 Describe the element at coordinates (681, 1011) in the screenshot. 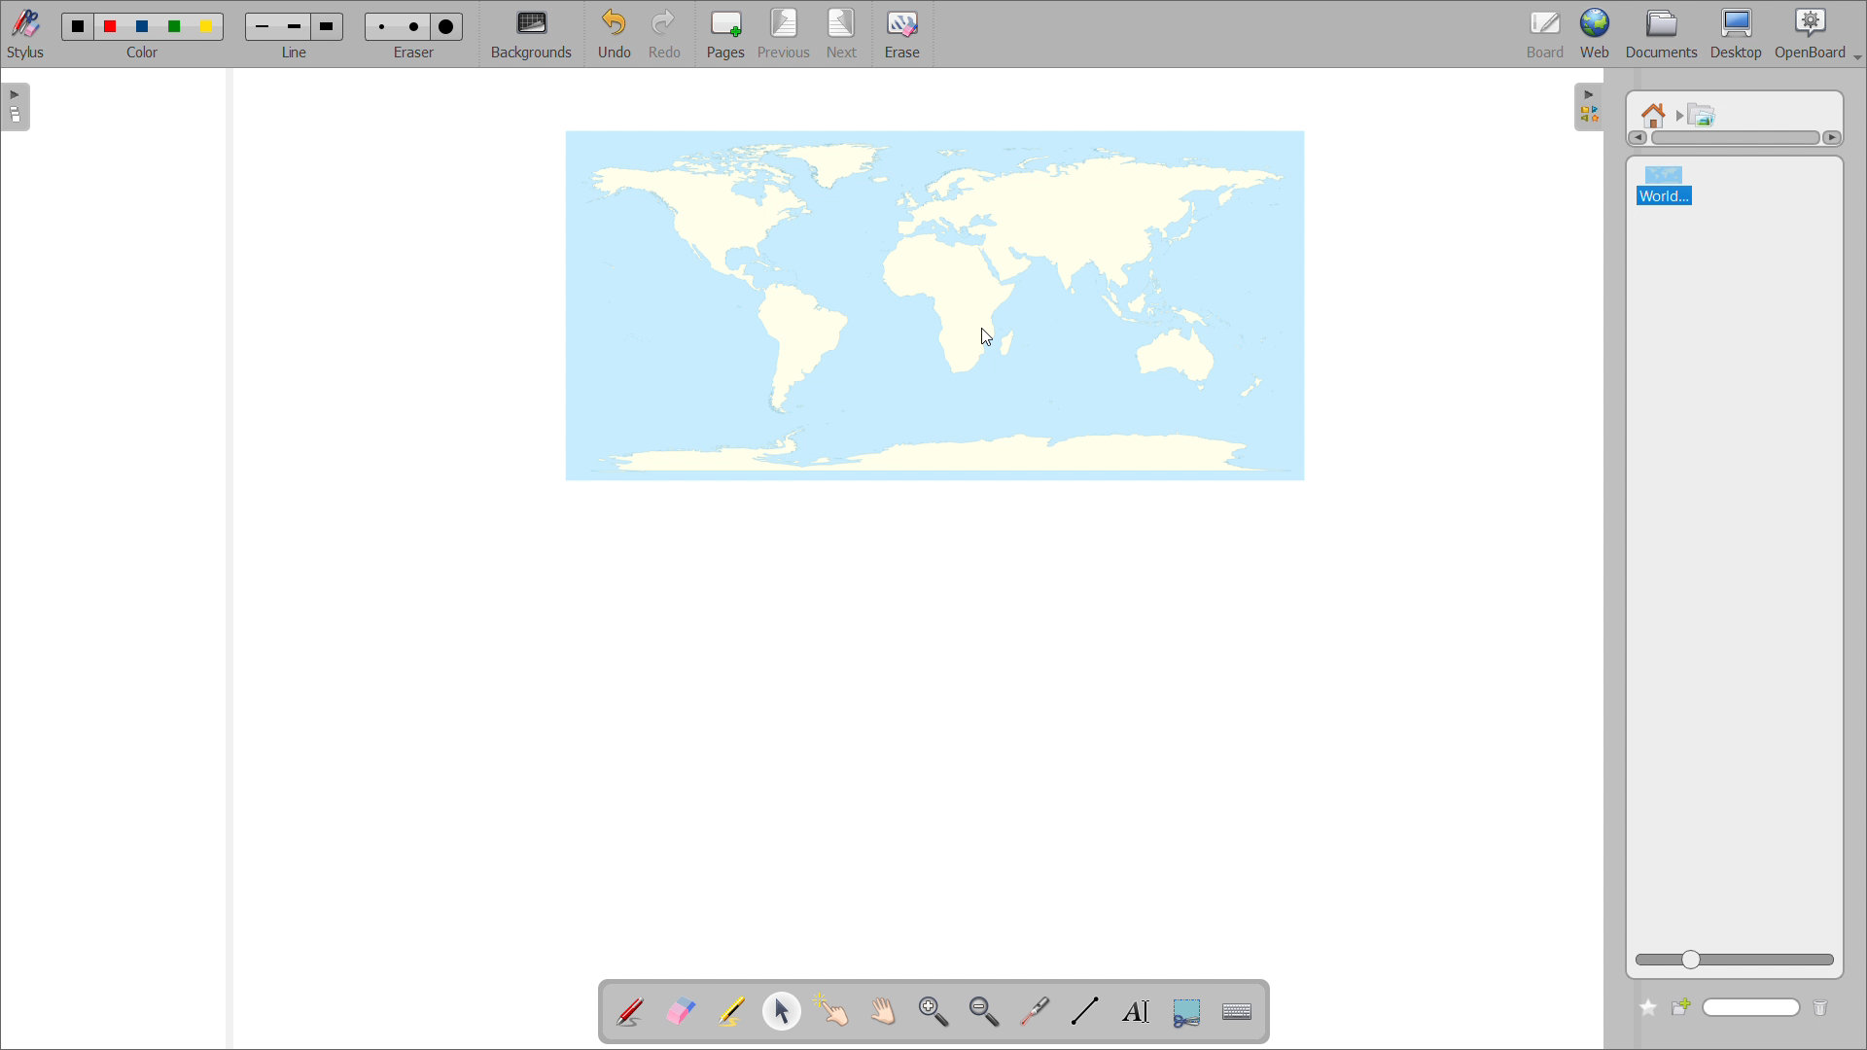

I see `erase annotation` at that location.